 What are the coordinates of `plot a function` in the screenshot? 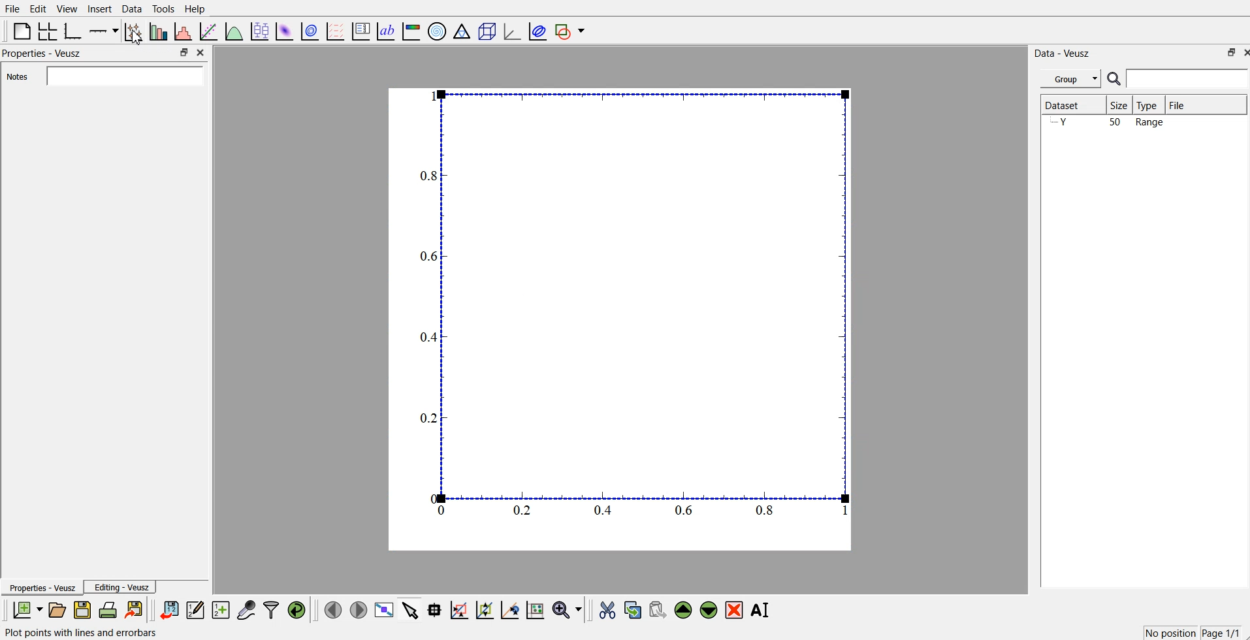 It's located at (235, 29).